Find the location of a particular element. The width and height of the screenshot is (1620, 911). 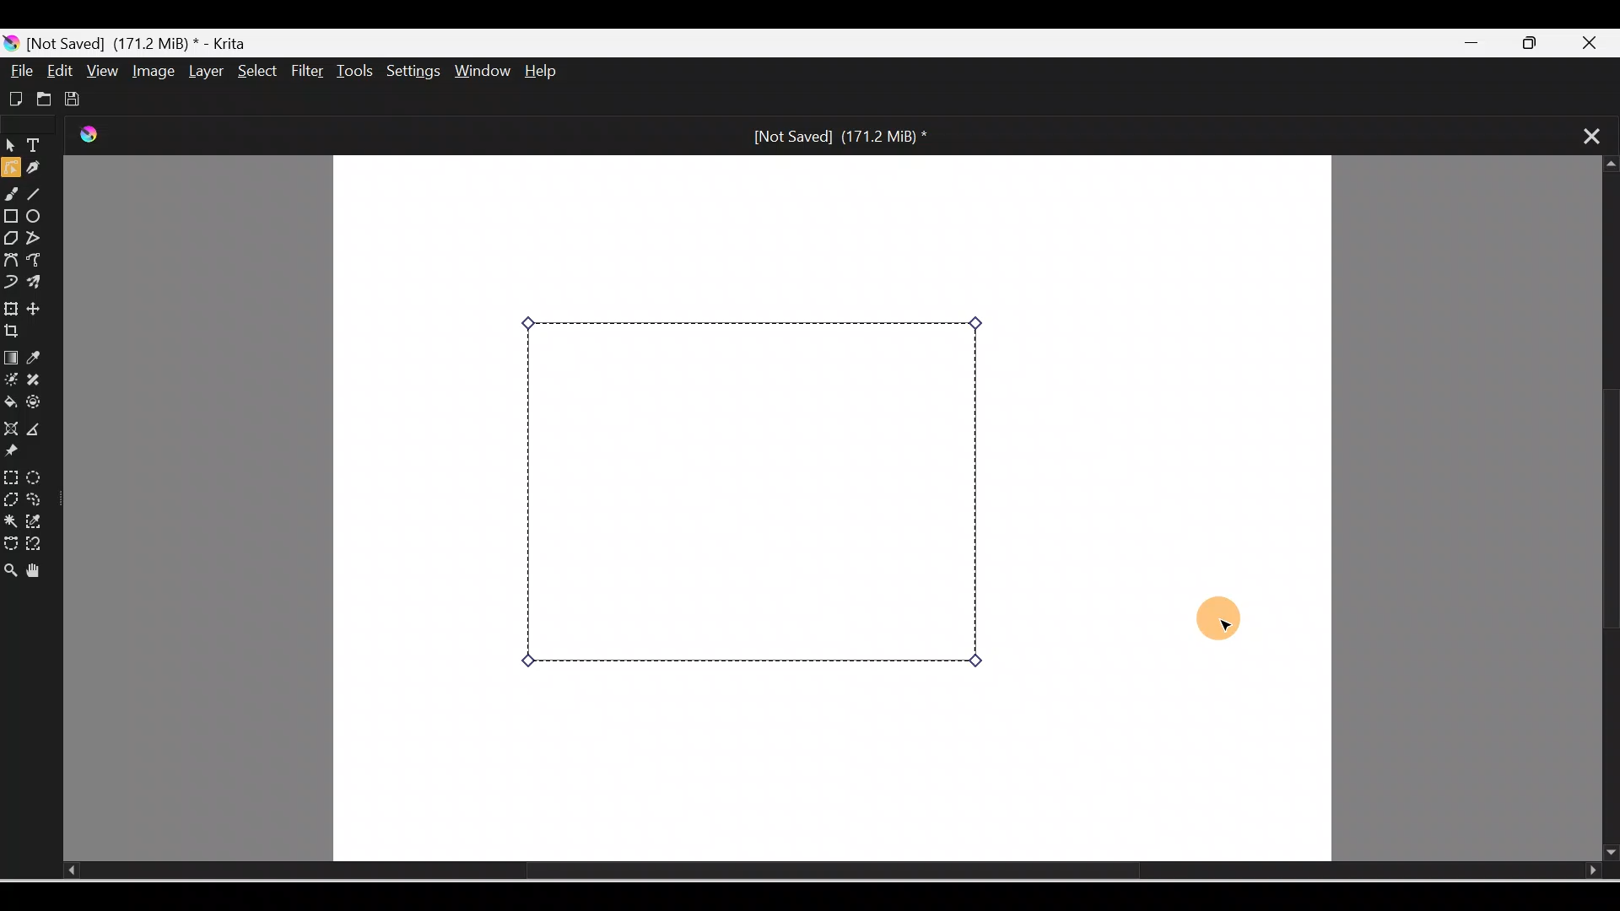

Line is located at coordinates (40, 197).